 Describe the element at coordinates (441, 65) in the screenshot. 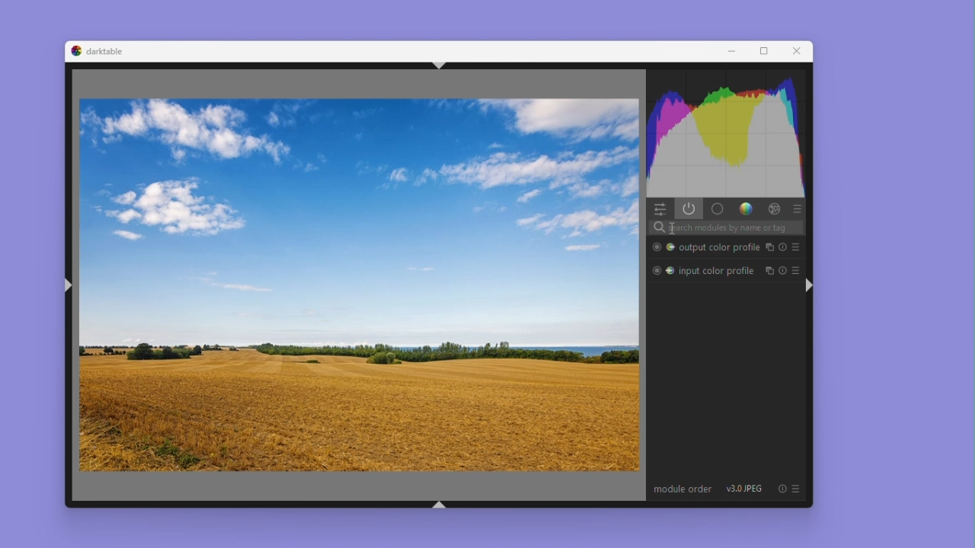

I see `shift+ctrl+t` at that location.